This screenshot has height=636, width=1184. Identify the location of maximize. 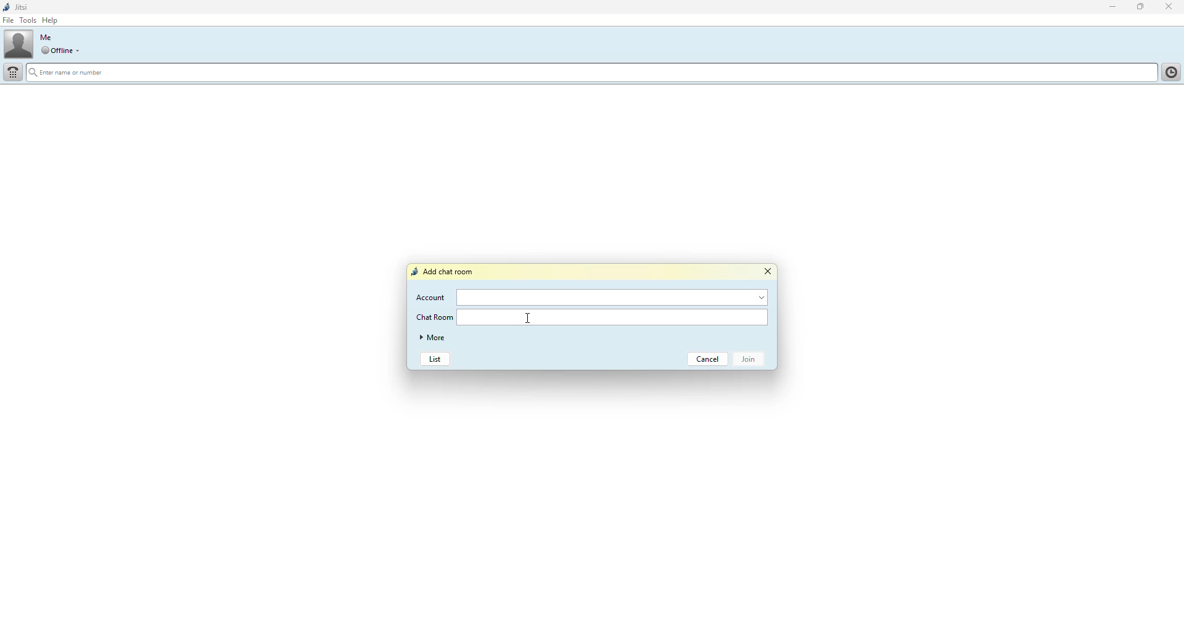
(1140, 7).